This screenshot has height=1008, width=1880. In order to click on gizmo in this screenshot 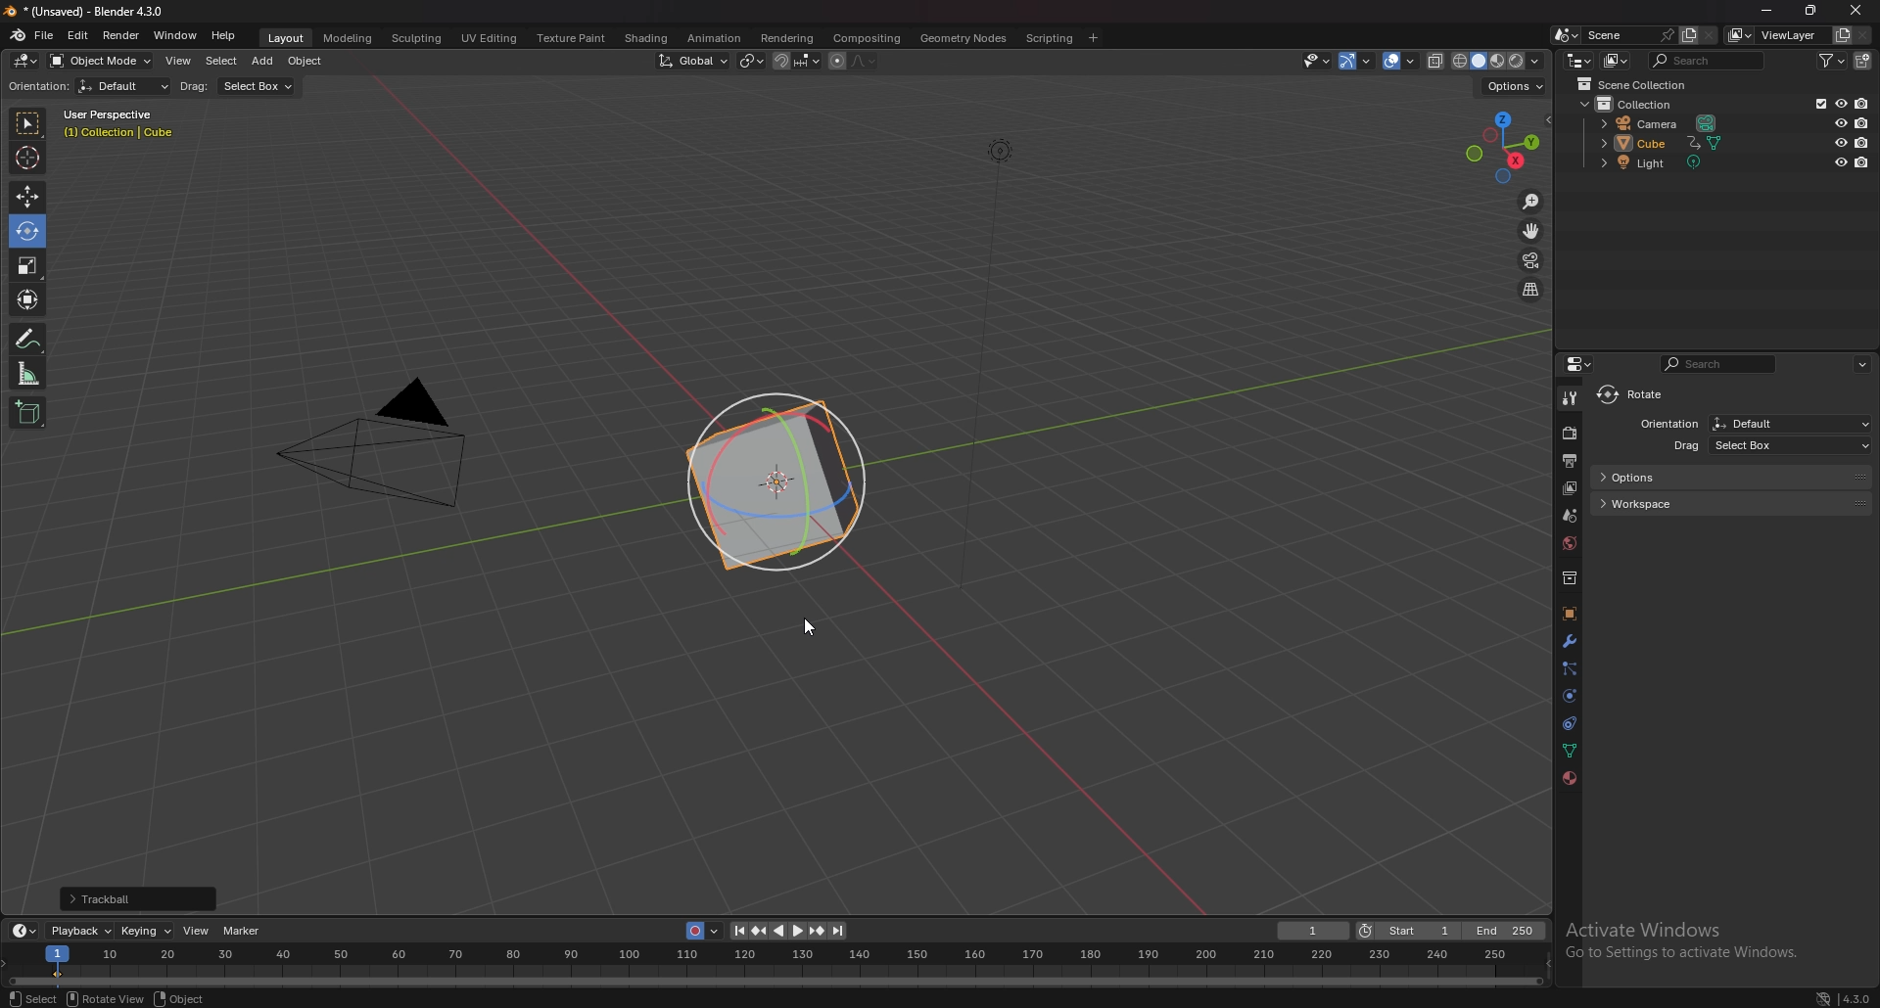, I will do `click(1358, 60)`.